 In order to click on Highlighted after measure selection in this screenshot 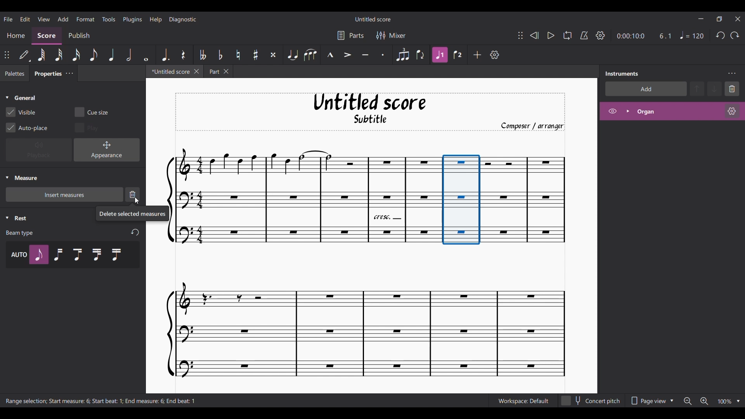, I will do `click(672, 111)`.